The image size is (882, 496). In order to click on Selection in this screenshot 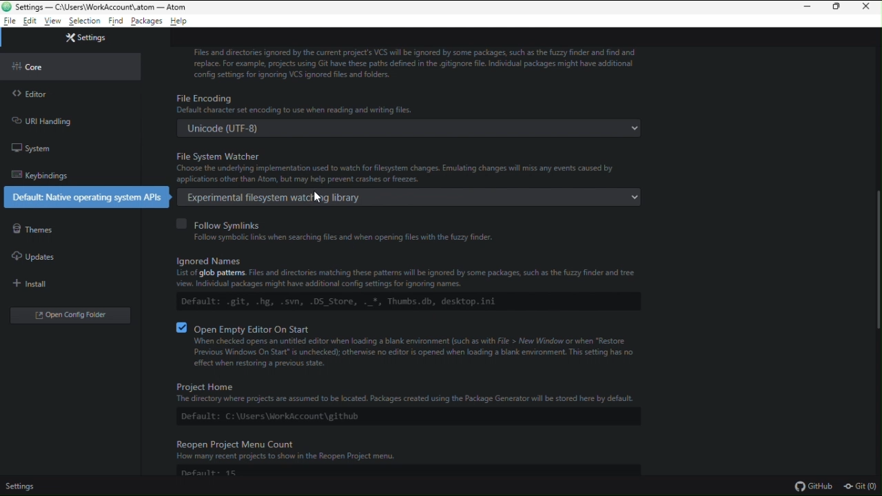, I will do `click(85, 22)`.